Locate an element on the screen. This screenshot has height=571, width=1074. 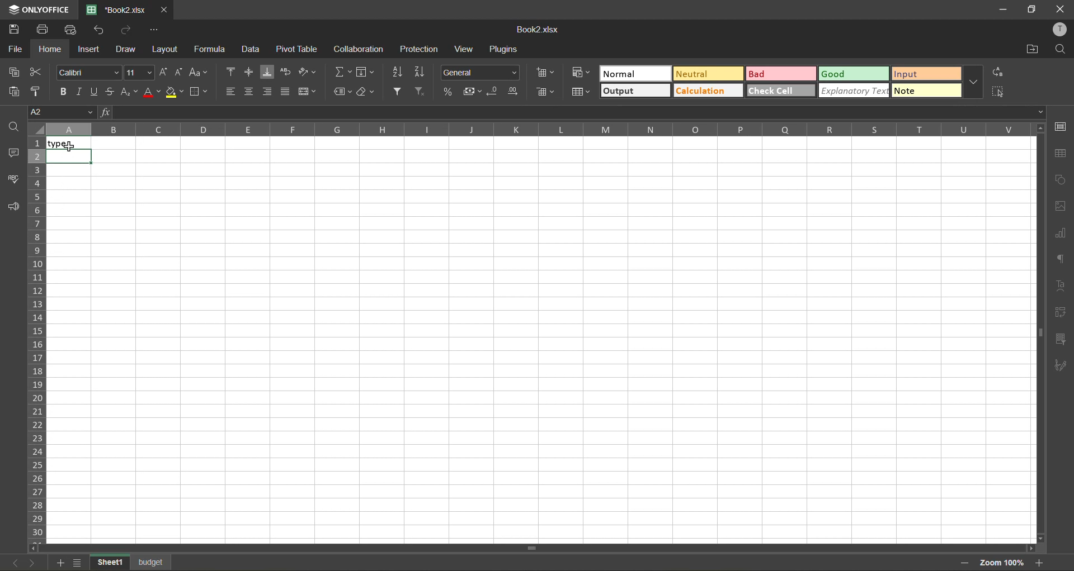
decrement size is located at coordinates (182, 73).